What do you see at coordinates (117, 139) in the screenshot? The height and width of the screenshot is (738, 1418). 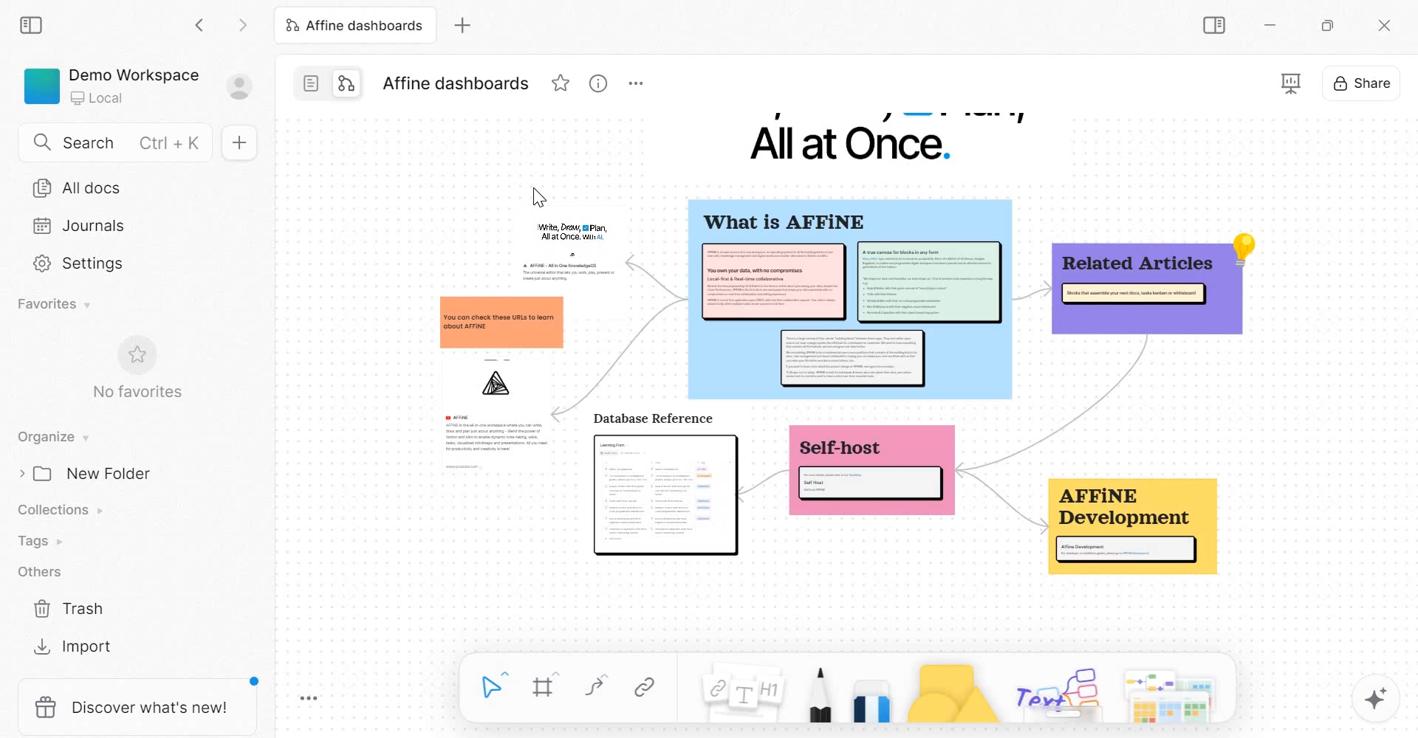 I see `Search Ctrl+K` at bounding box center [117, 139].